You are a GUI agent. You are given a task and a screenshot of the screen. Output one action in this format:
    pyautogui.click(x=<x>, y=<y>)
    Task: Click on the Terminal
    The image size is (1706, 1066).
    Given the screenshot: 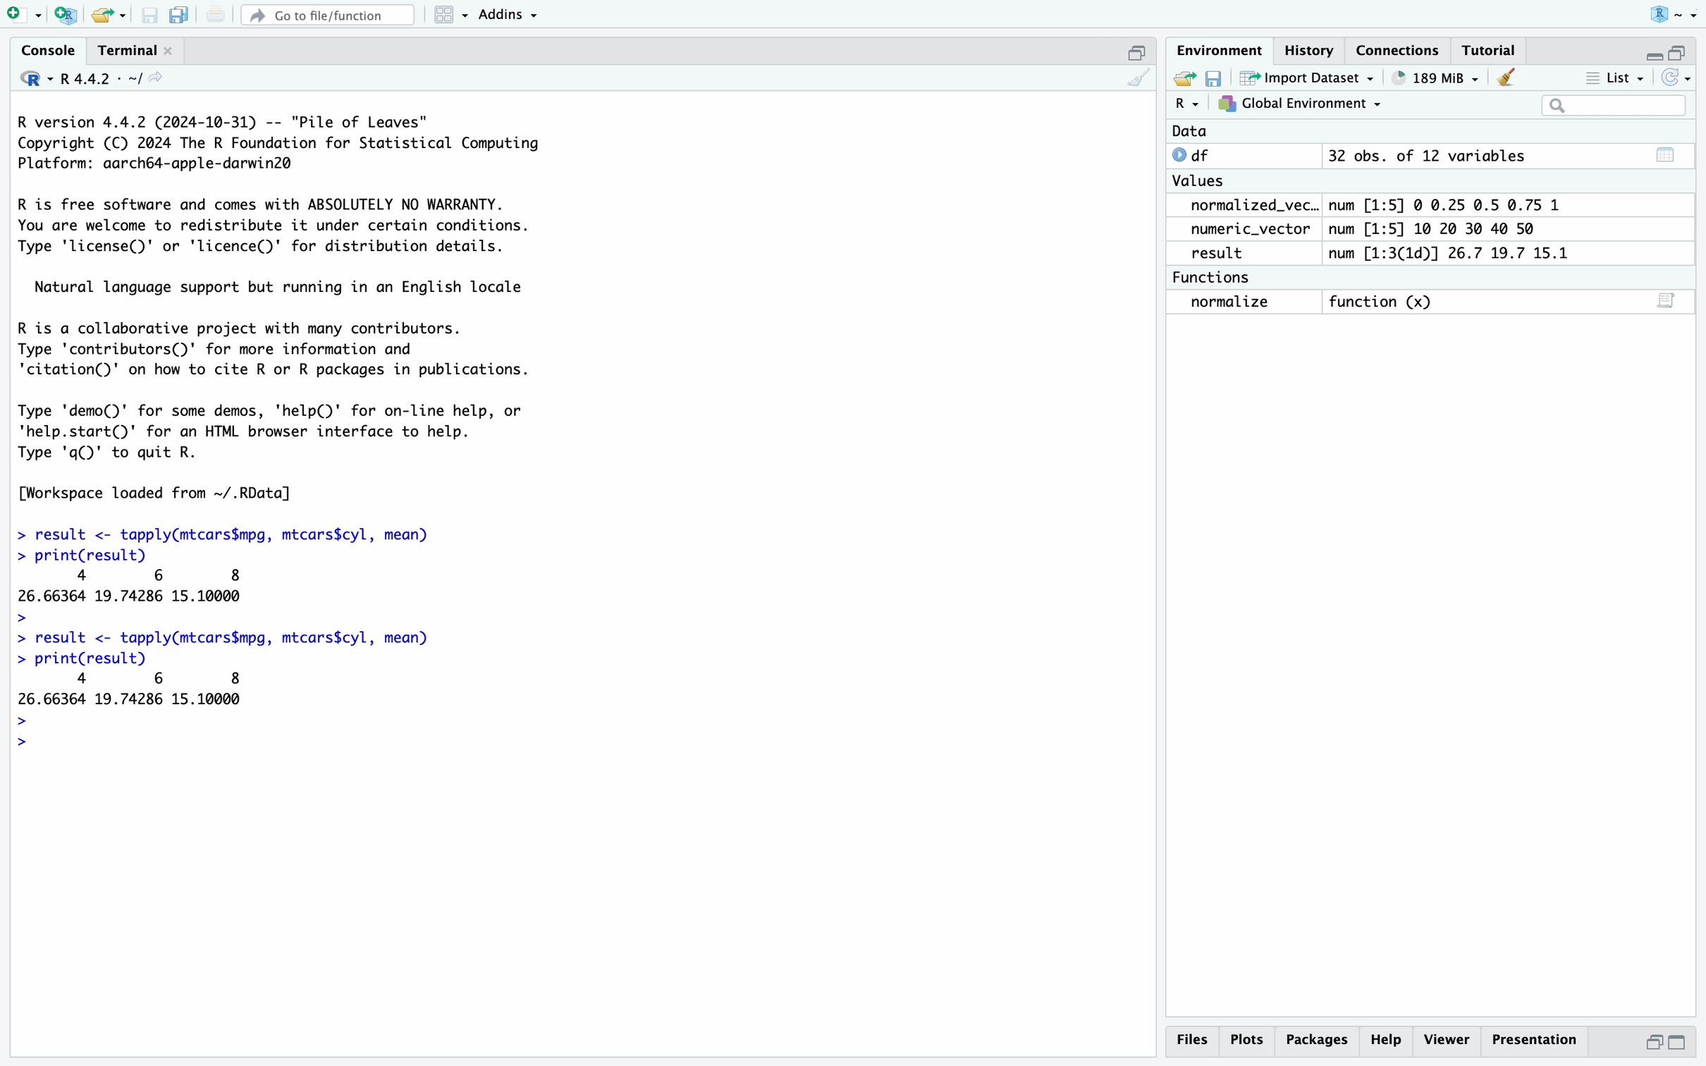 What is the action you would take?
    pyautogui.click(x=135, y=50)
    